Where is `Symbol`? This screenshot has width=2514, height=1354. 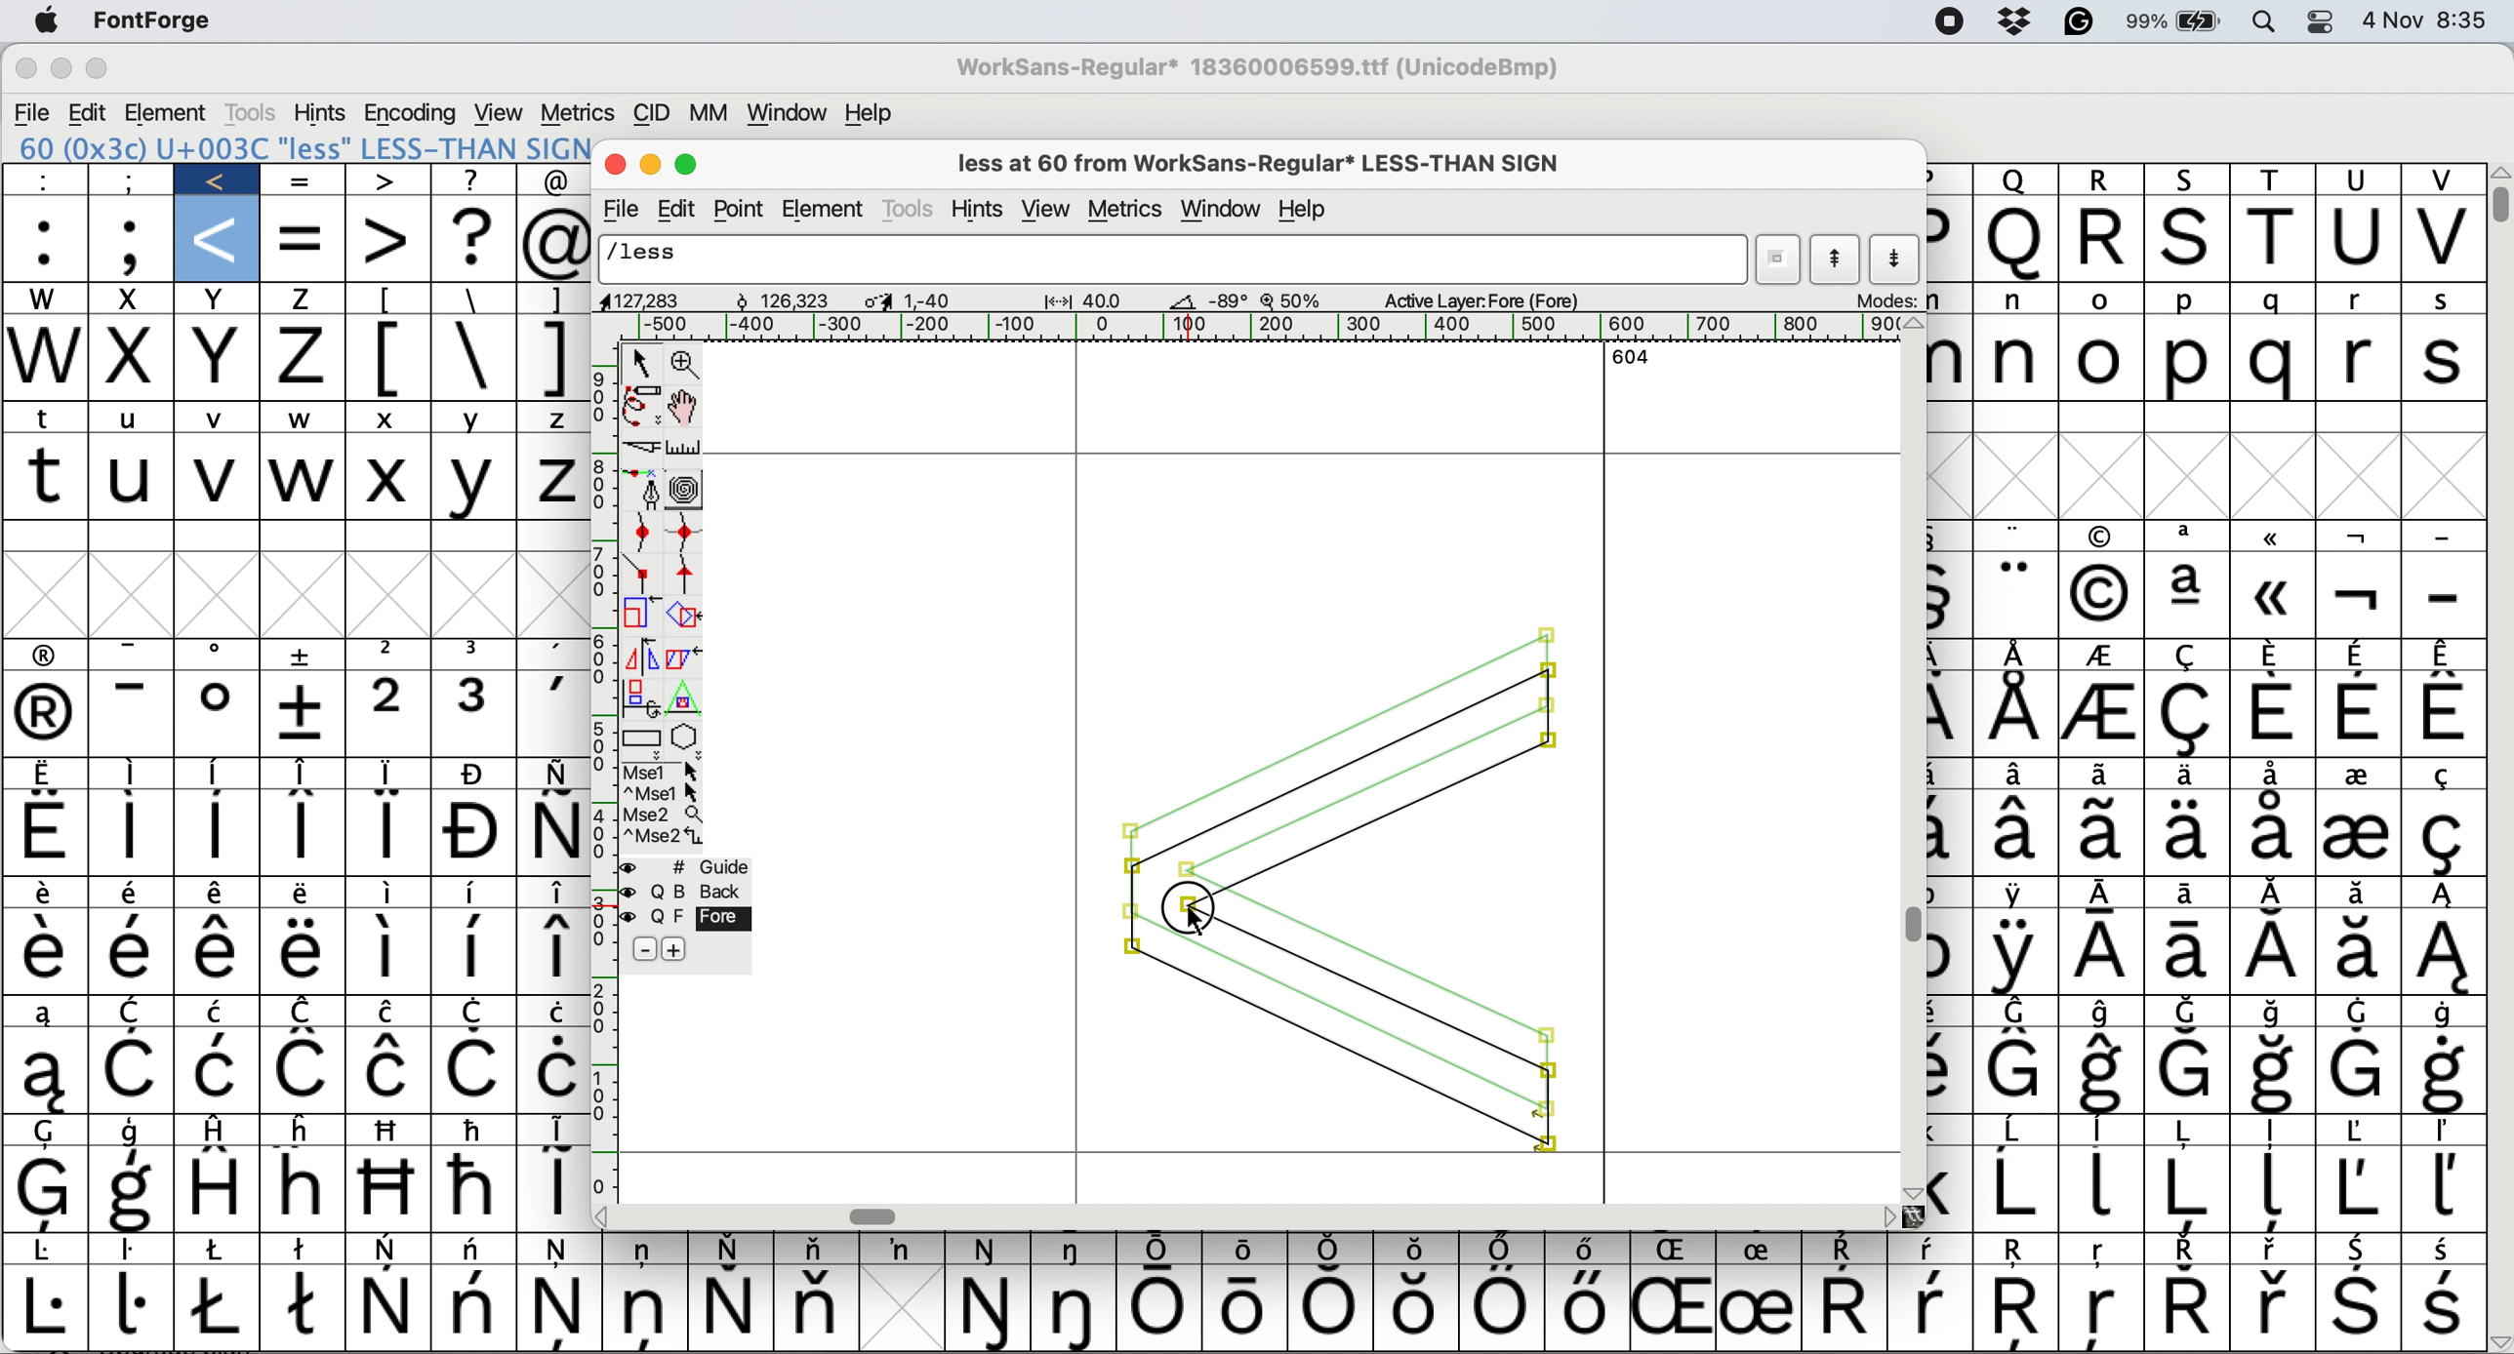
Symbol is located at coordinates (2446, 895).